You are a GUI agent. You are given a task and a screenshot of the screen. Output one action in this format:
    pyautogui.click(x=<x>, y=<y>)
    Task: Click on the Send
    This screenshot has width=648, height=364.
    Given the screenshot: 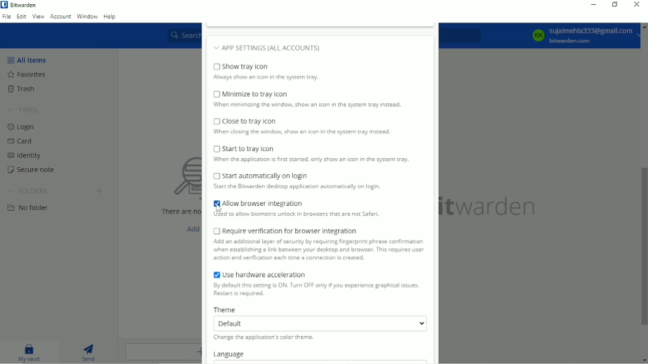 What is the action you would take?
    pyautogui.click(x=89, y=351)
    